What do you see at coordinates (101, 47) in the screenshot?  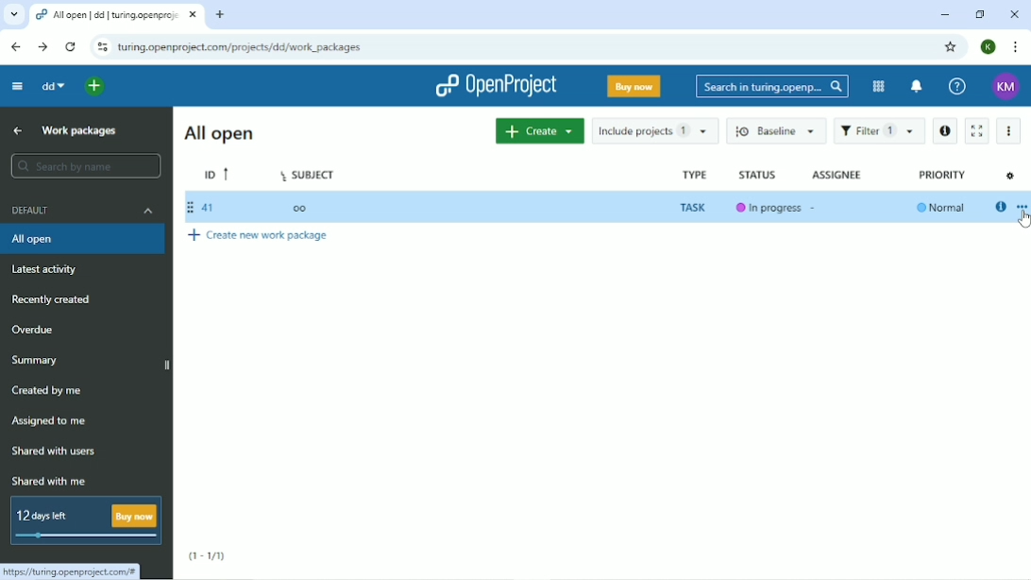 I see `View site information` at bounding box center [101, 47].